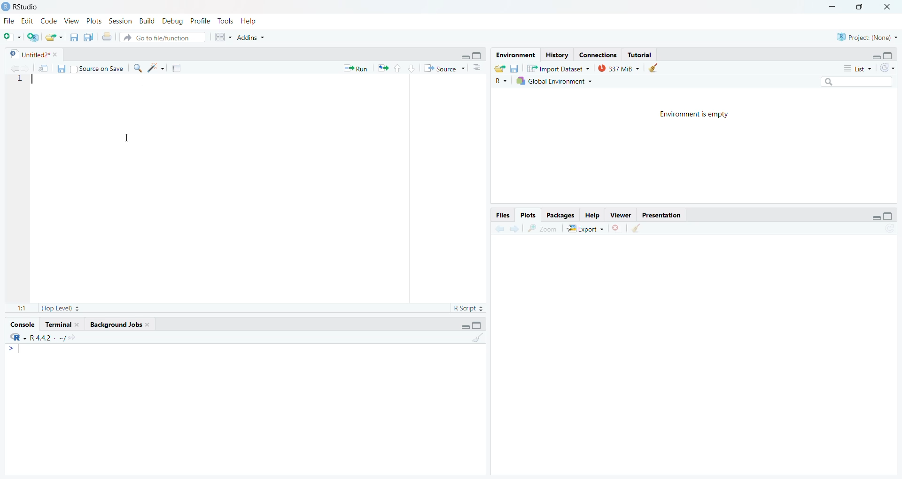 The width and height of the screenshot is (902, 479). I want to click on 1, so click(20, 79).